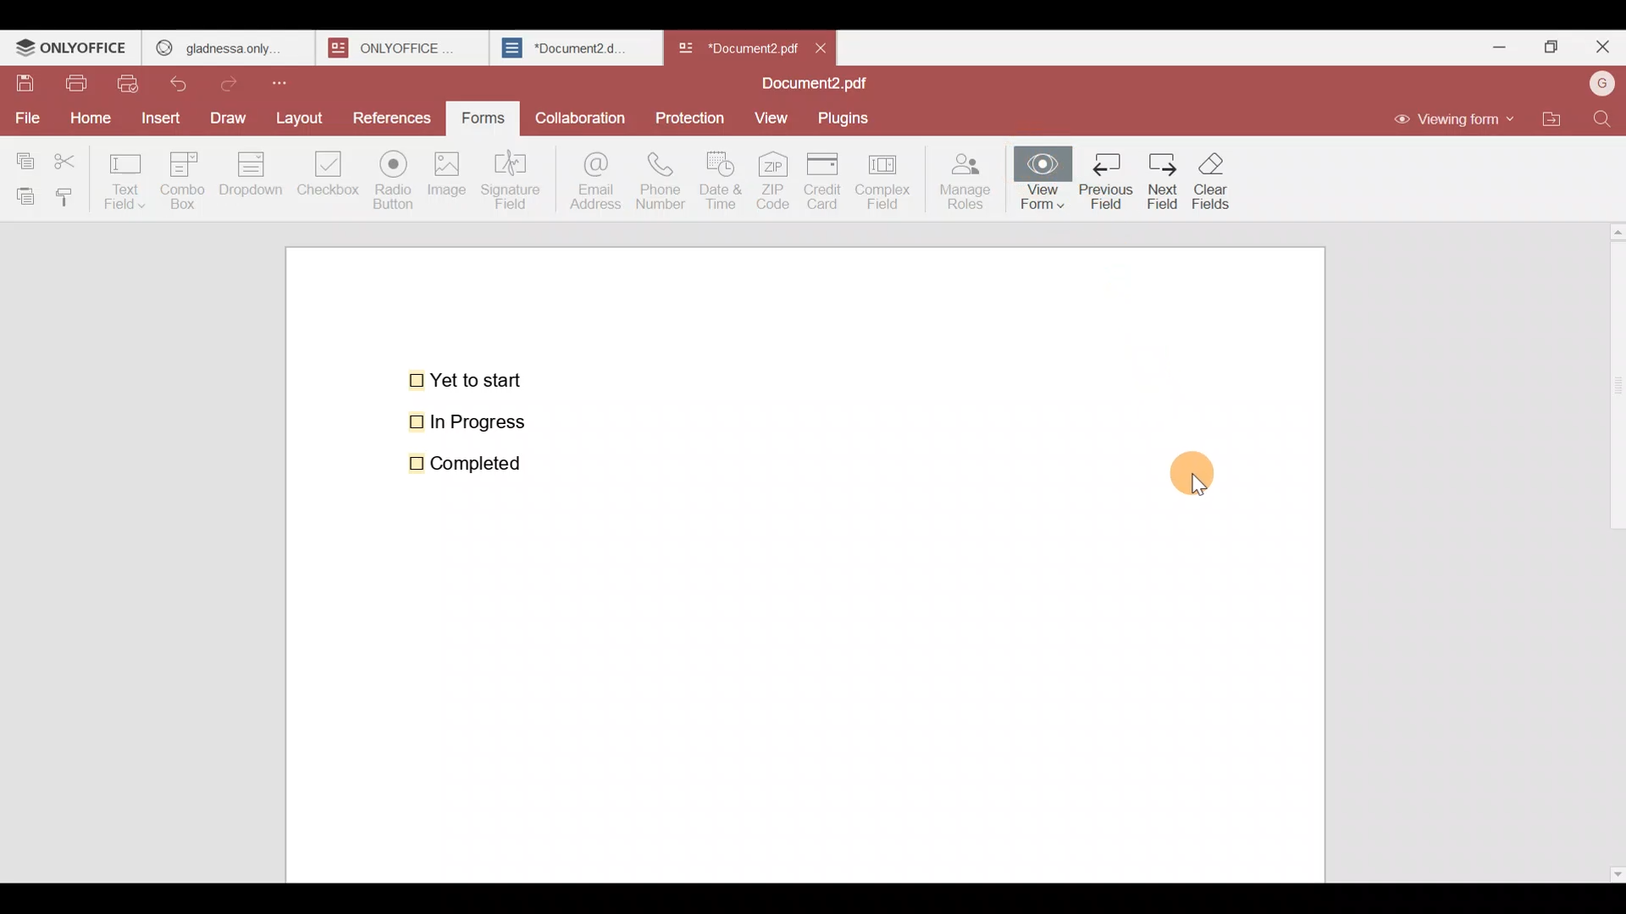 This screenshot has height=914, width=1626. Describe the element at coordinates (662, 181) in the screenshot. I see `Phone number` at that location.